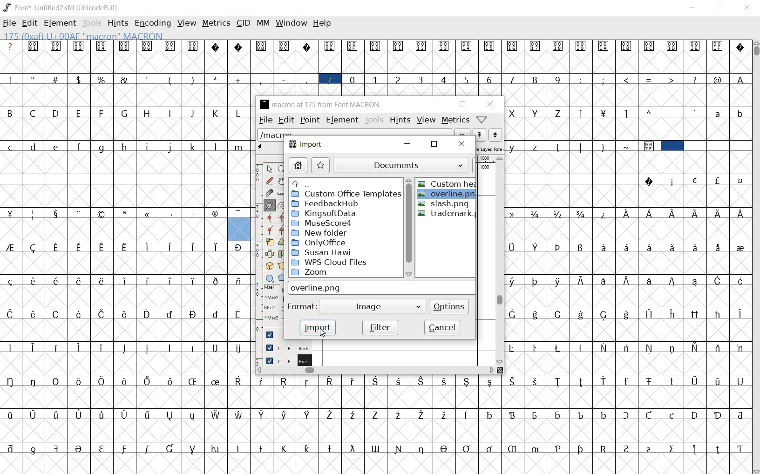 The width and height of the screenshot is (760, 474). Describe the element at coordinates (741, 180) in the screenshot. I see `Symbol` at that location.